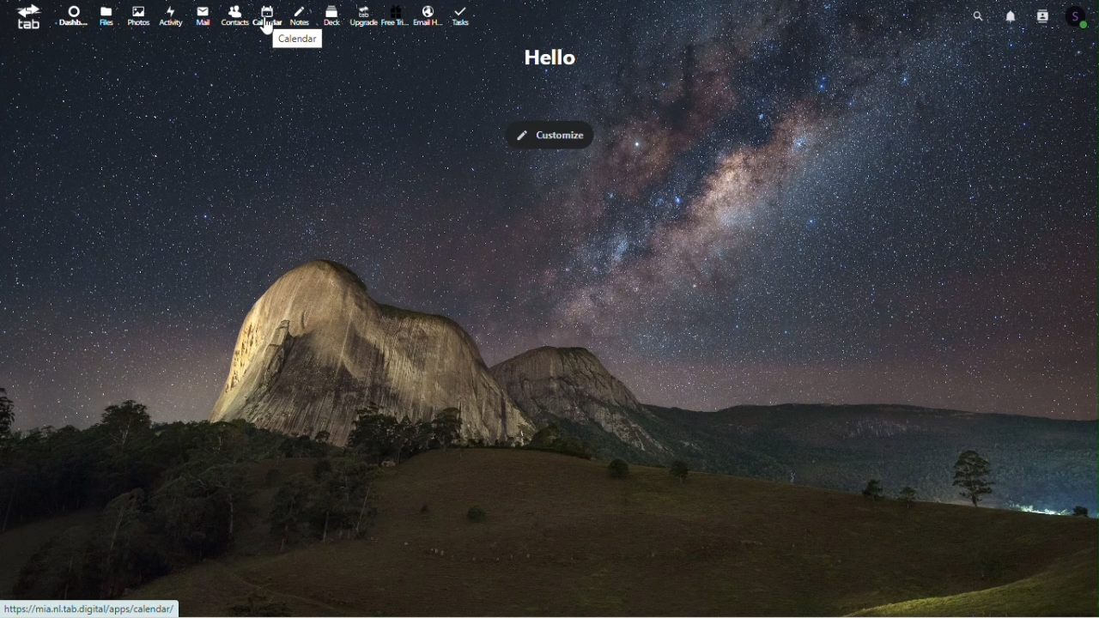 Image resolution: width=1099 pixels, height=618 pixels. Describe the element at coordinates (1008, 18) in the screenshot. I see `notifications` at that location.